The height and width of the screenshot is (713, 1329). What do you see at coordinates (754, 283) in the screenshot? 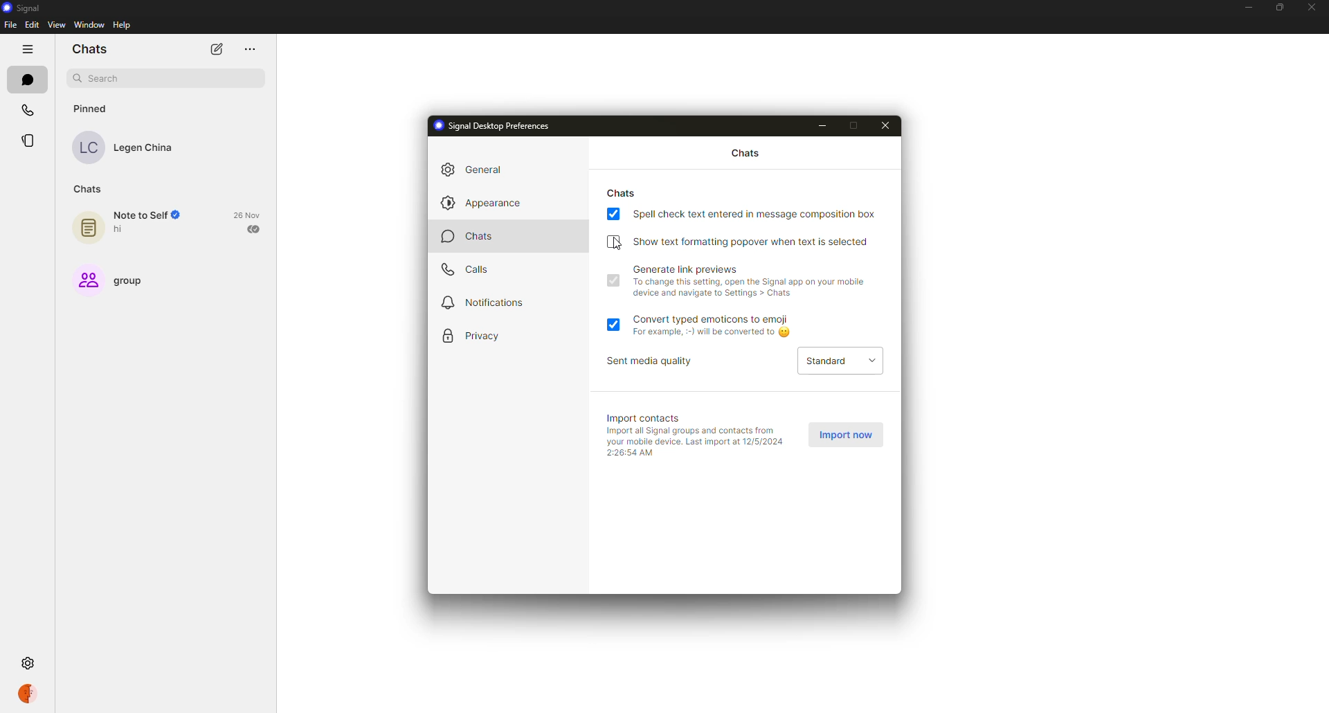
I see `Generate link previews
[Z0  To change this setting, open the Signal app on your mobile
device and navigate to Settings > Chats` at bounding box center [754, 283].